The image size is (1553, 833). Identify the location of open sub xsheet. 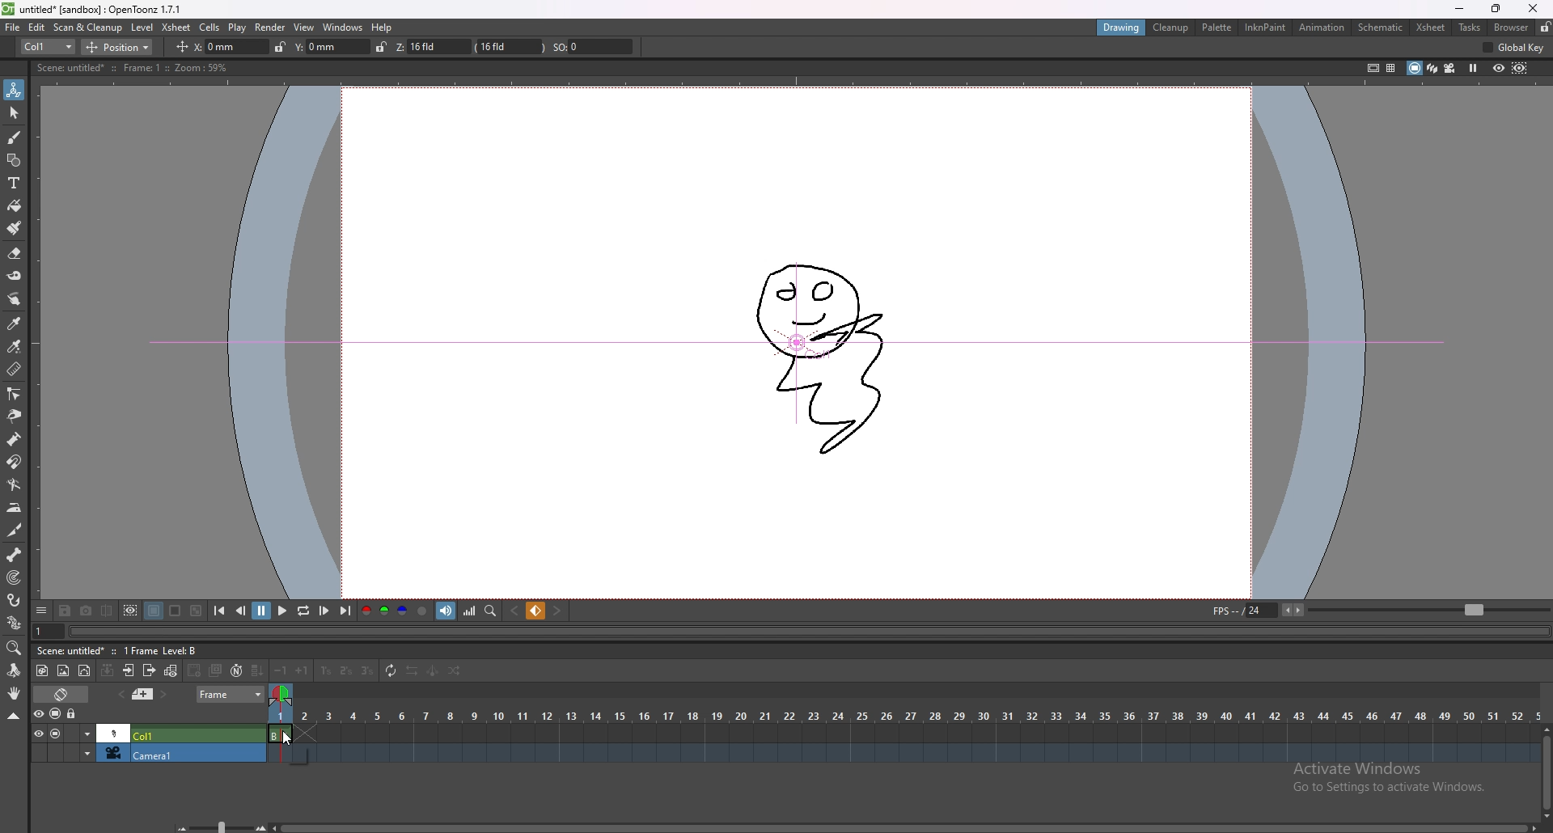
(129, 670).